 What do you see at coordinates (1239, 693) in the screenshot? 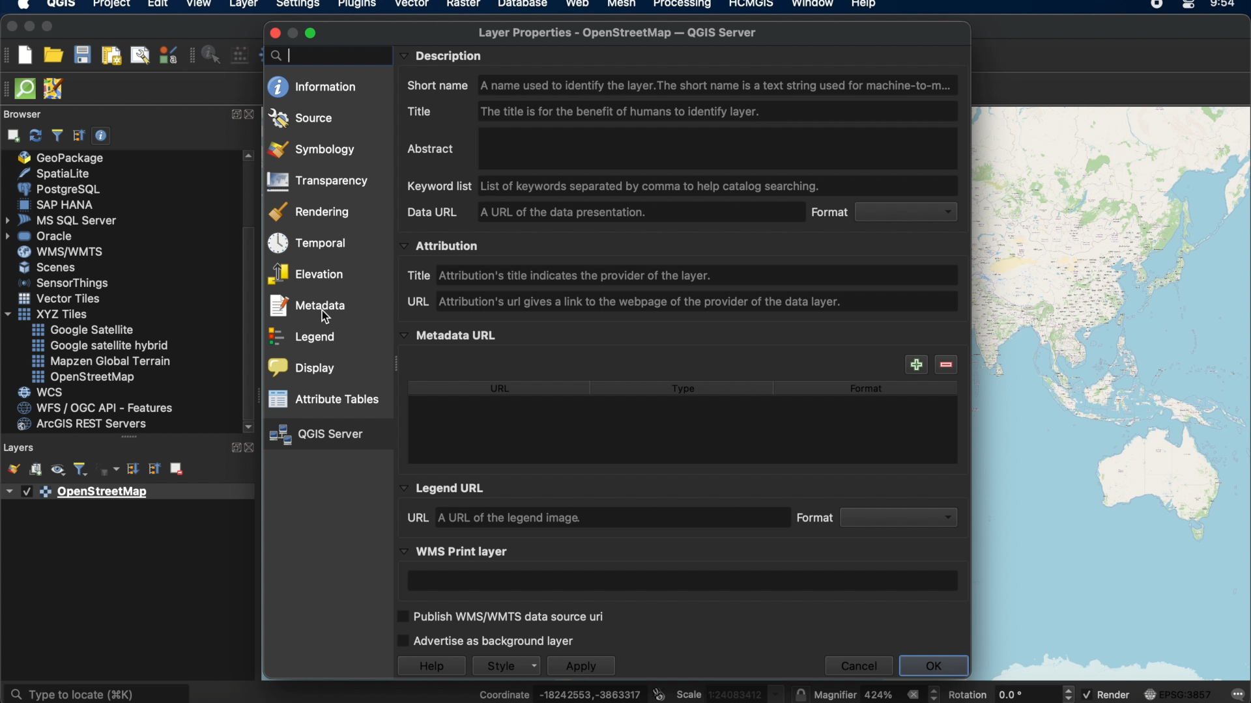
I see `messages` at bounding box center [1239, 693].